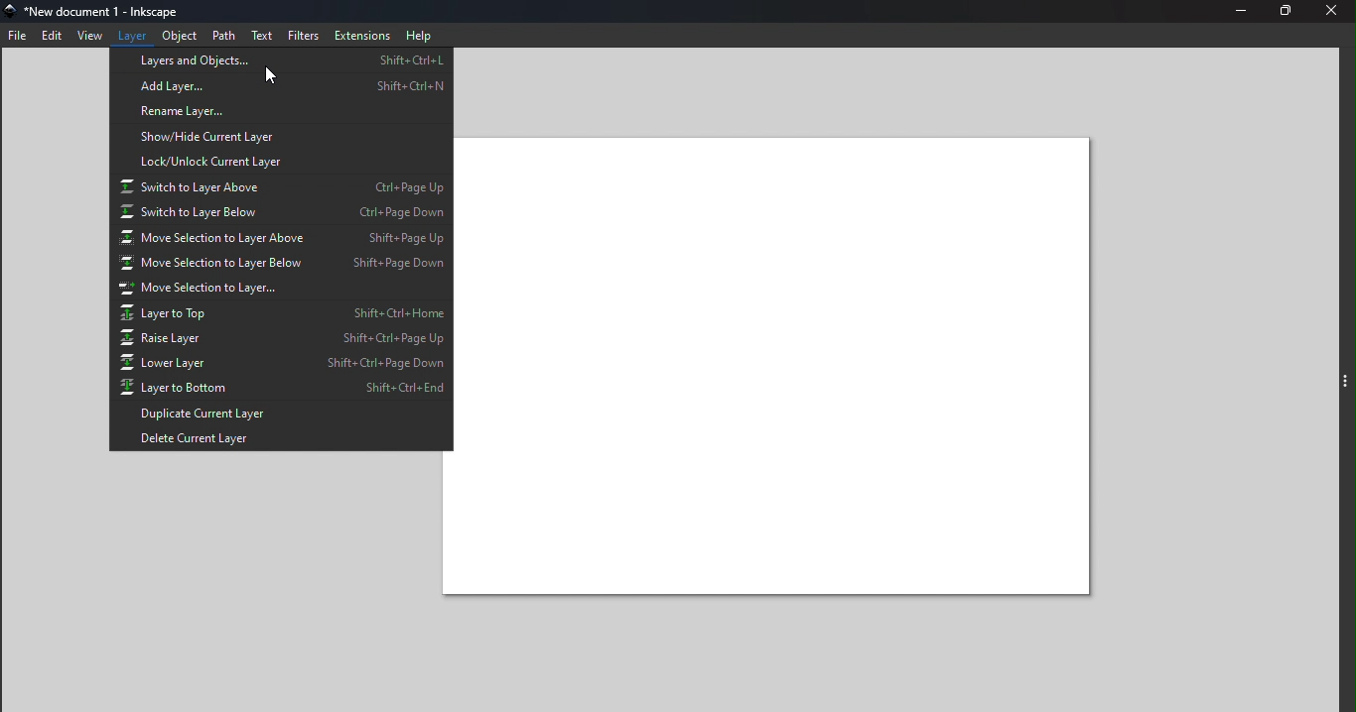  I want to click on Add layer, so click(279, 88).